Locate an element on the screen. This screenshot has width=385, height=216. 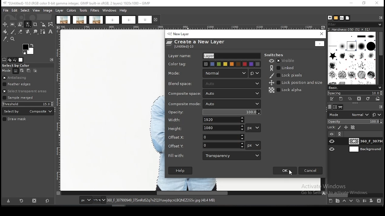
layer name is located at coordinates (180, 56).